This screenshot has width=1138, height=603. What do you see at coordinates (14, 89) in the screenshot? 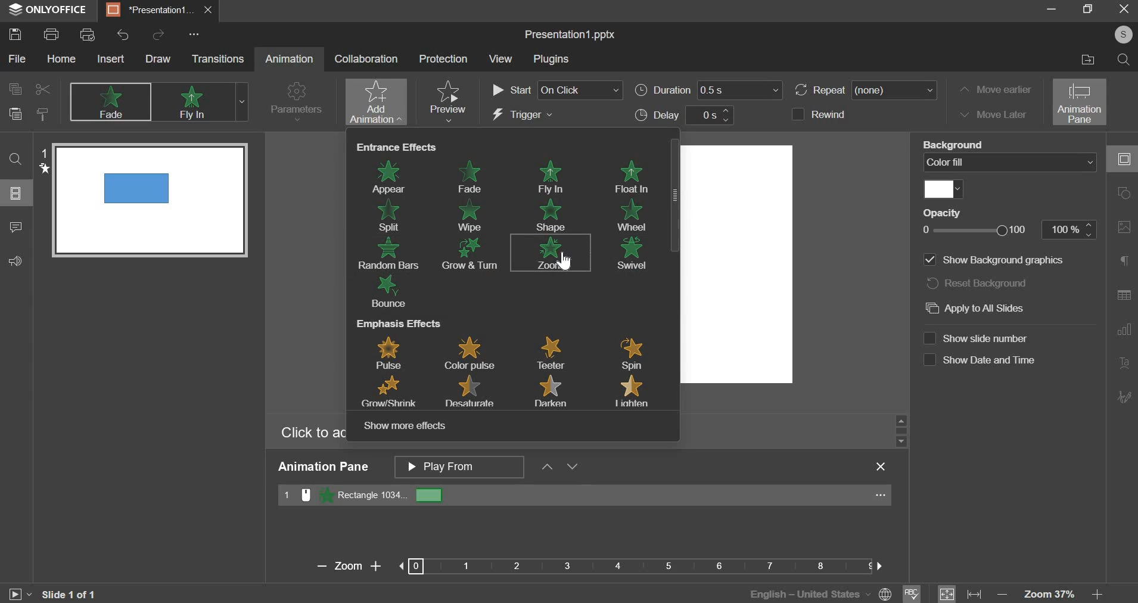
I see `copy` at bounding box center [14, 89].